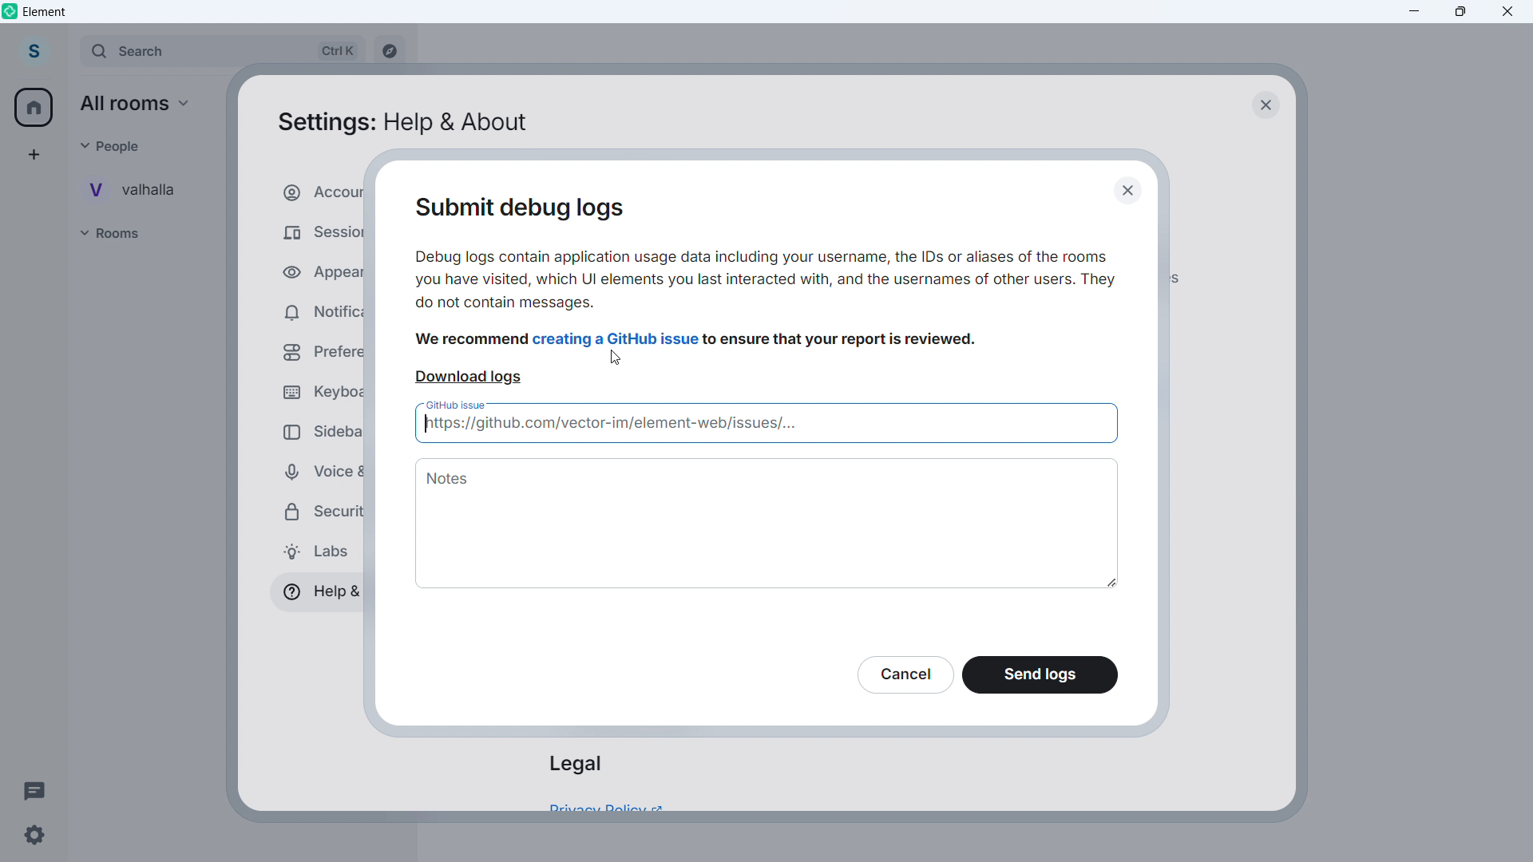 This screenshot has height=862, width=1533. What do you see at coordinates (401, 124) in the screenshot?
I see `Settings: help and above` at bounding box center [401, 124].